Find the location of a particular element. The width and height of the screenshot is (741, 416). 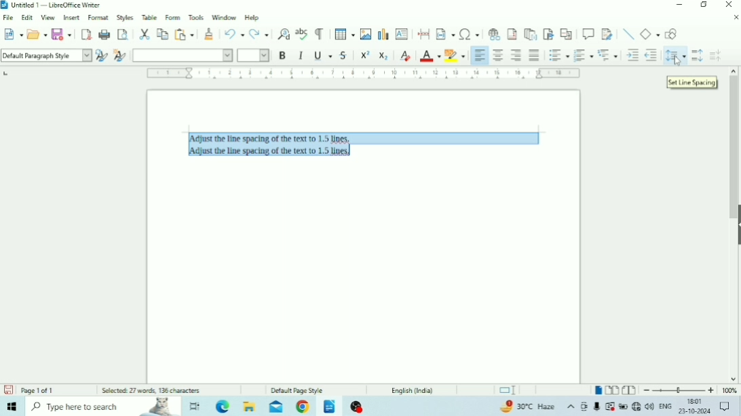

Insert Comment is located at coordinates (588, 34).